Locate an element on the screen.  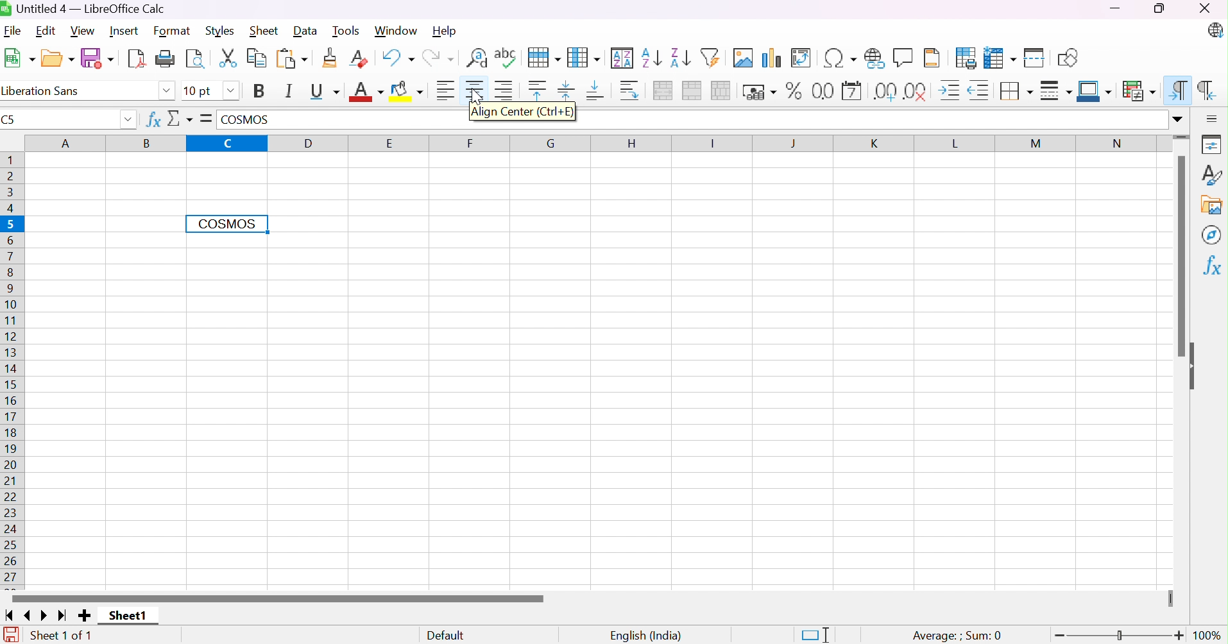
Tools is located at coordinates (346, 30).